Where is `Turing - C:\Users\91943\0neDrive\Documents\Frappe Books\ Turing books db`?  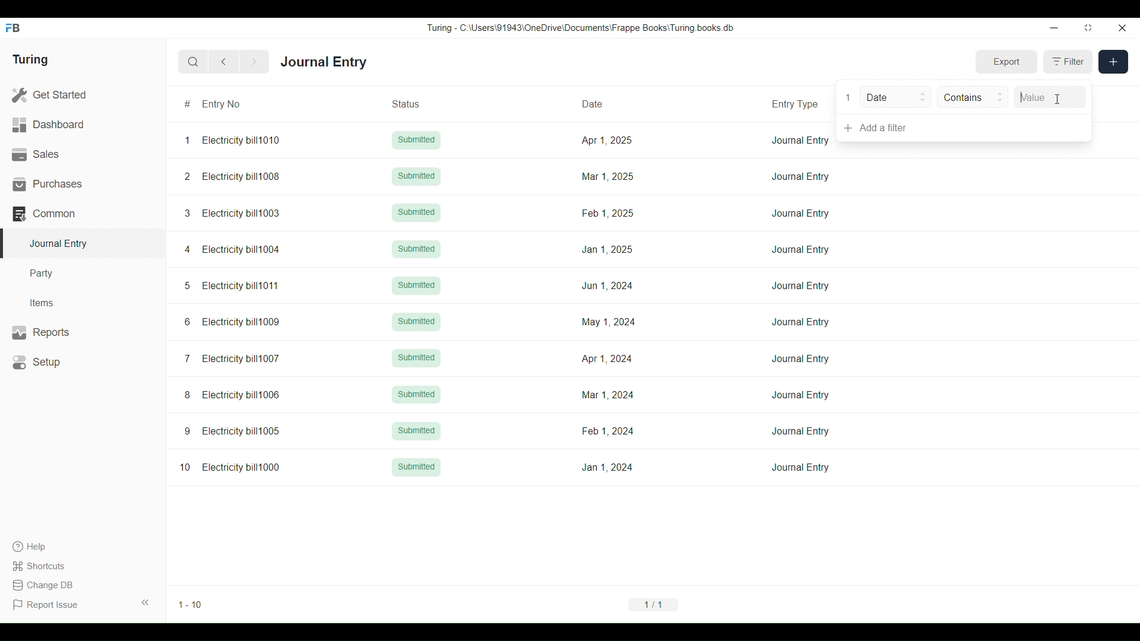 Turing - C:\Users\91943\0neDrive\Documents\Frappe Books\ Turing books db is located at coordinates (579, 28).